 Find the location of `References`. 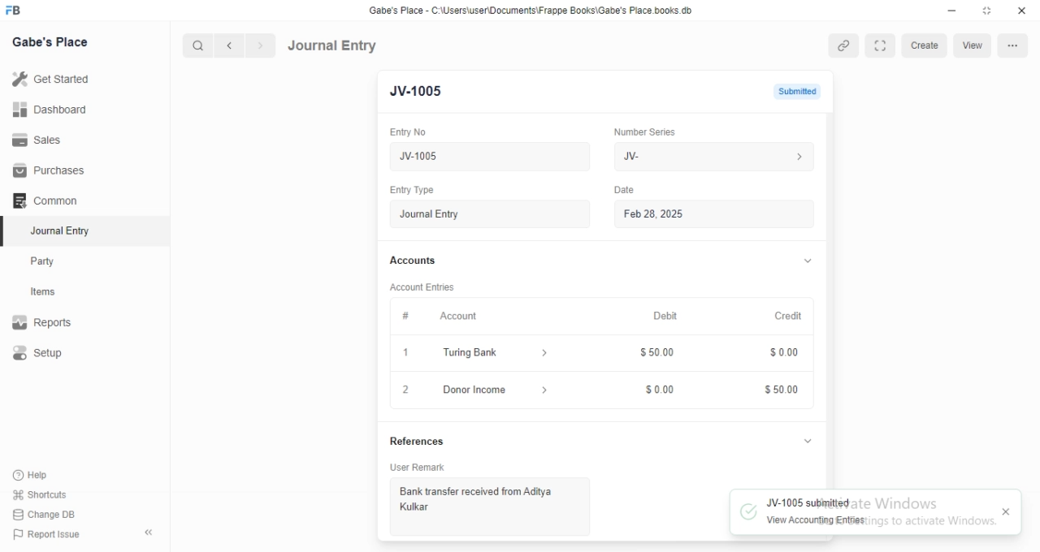

References is located at coordinates (418, 441).